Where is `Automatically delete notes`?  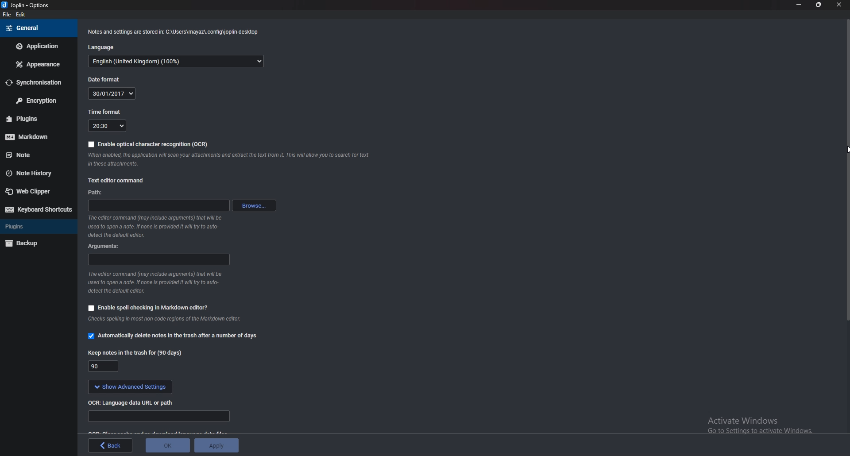 Automatically delete notes is located at coordinates (174, 337).